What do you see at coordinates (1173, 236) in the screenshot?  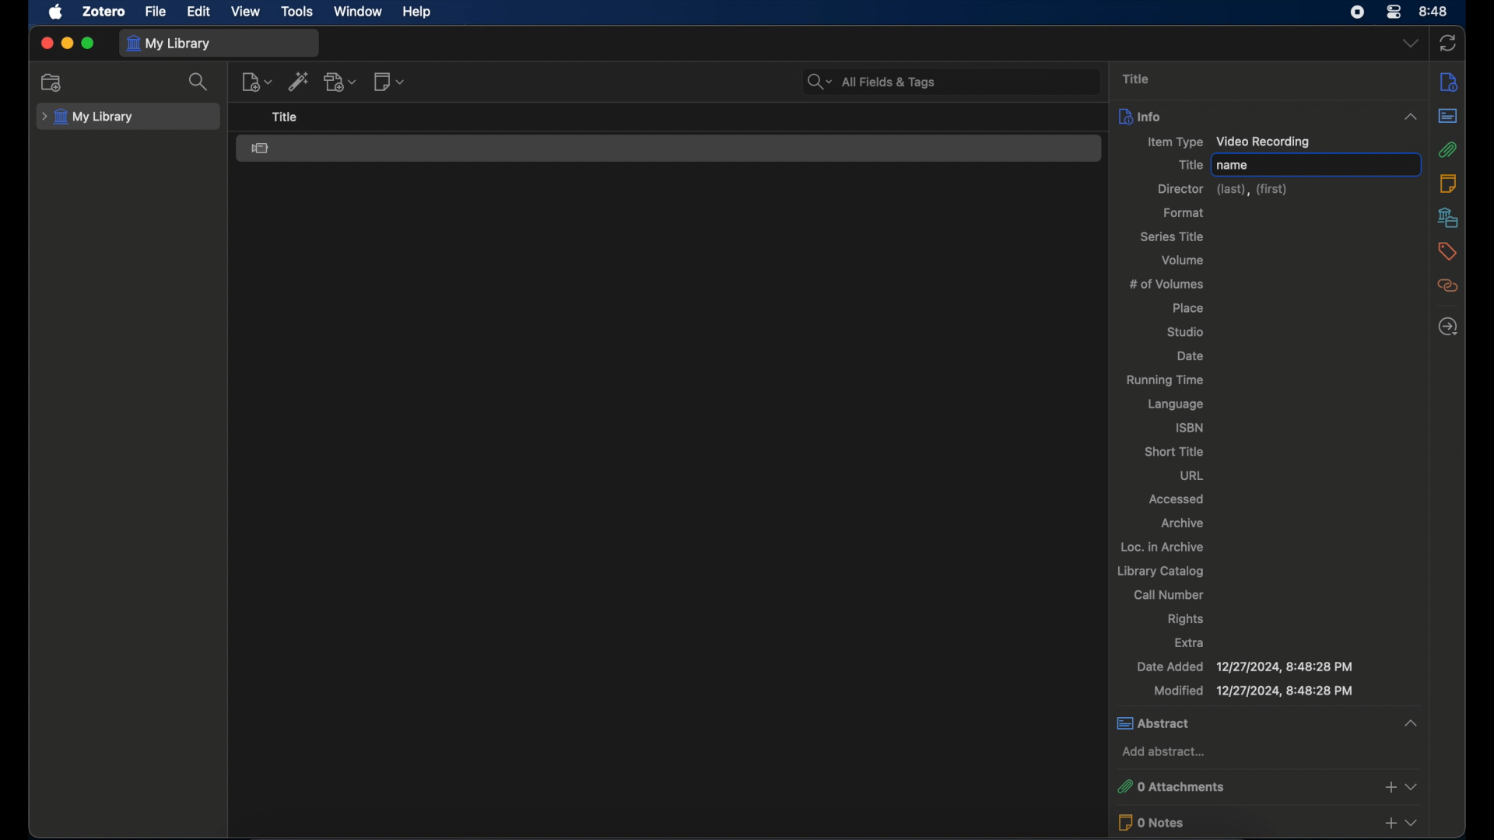 I see `series title` at bounding box center [1173, 236].